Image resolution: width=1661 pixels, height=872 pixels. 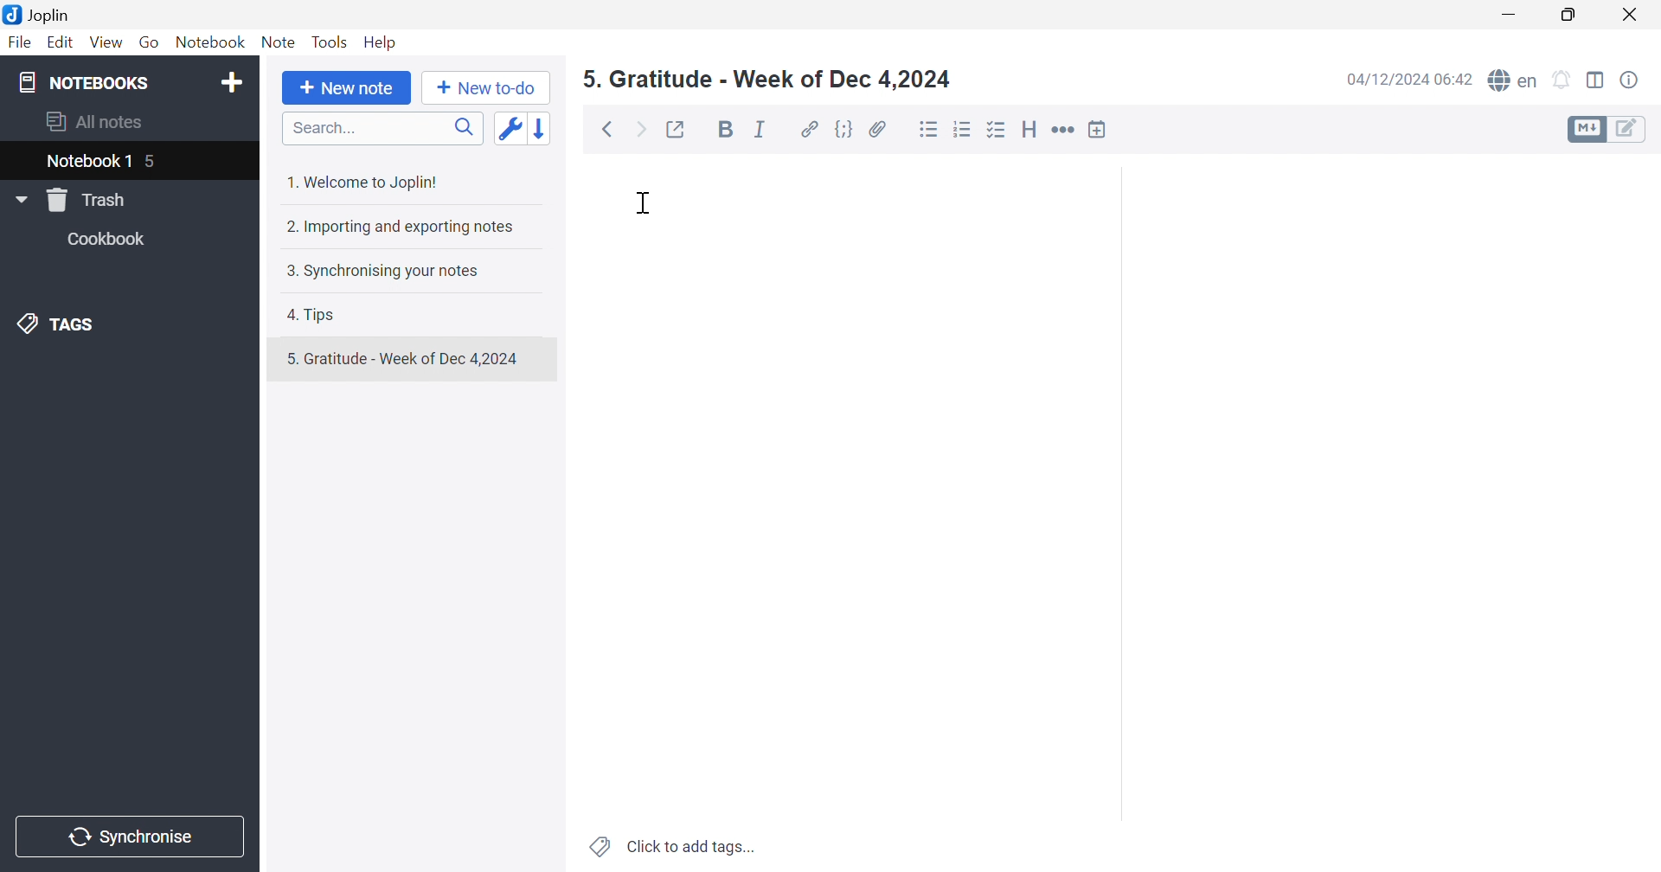 What do you see at coordinates (42, 16) in the screenshot?
I see `Joplin` at bounding box center [42, 16].